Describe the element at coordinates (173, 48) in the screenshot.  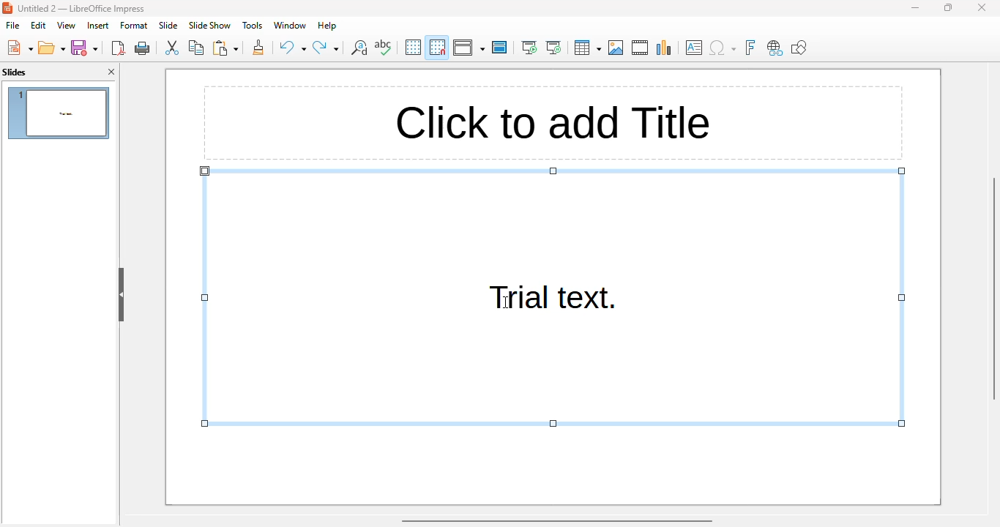
I see `cut` at that location.